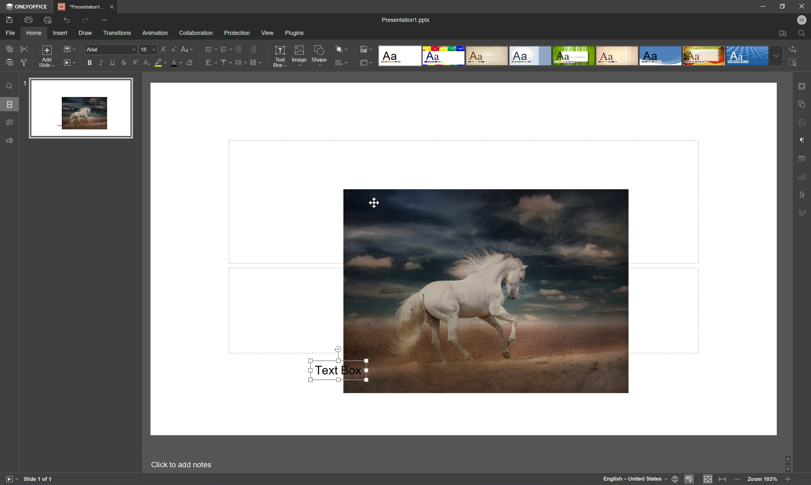 The height and width of the screenshot is (485, 811). What do you see at coordinates (778, 55) in the screenshot?
I see `Drop Down` at bounding box center [778, 55].